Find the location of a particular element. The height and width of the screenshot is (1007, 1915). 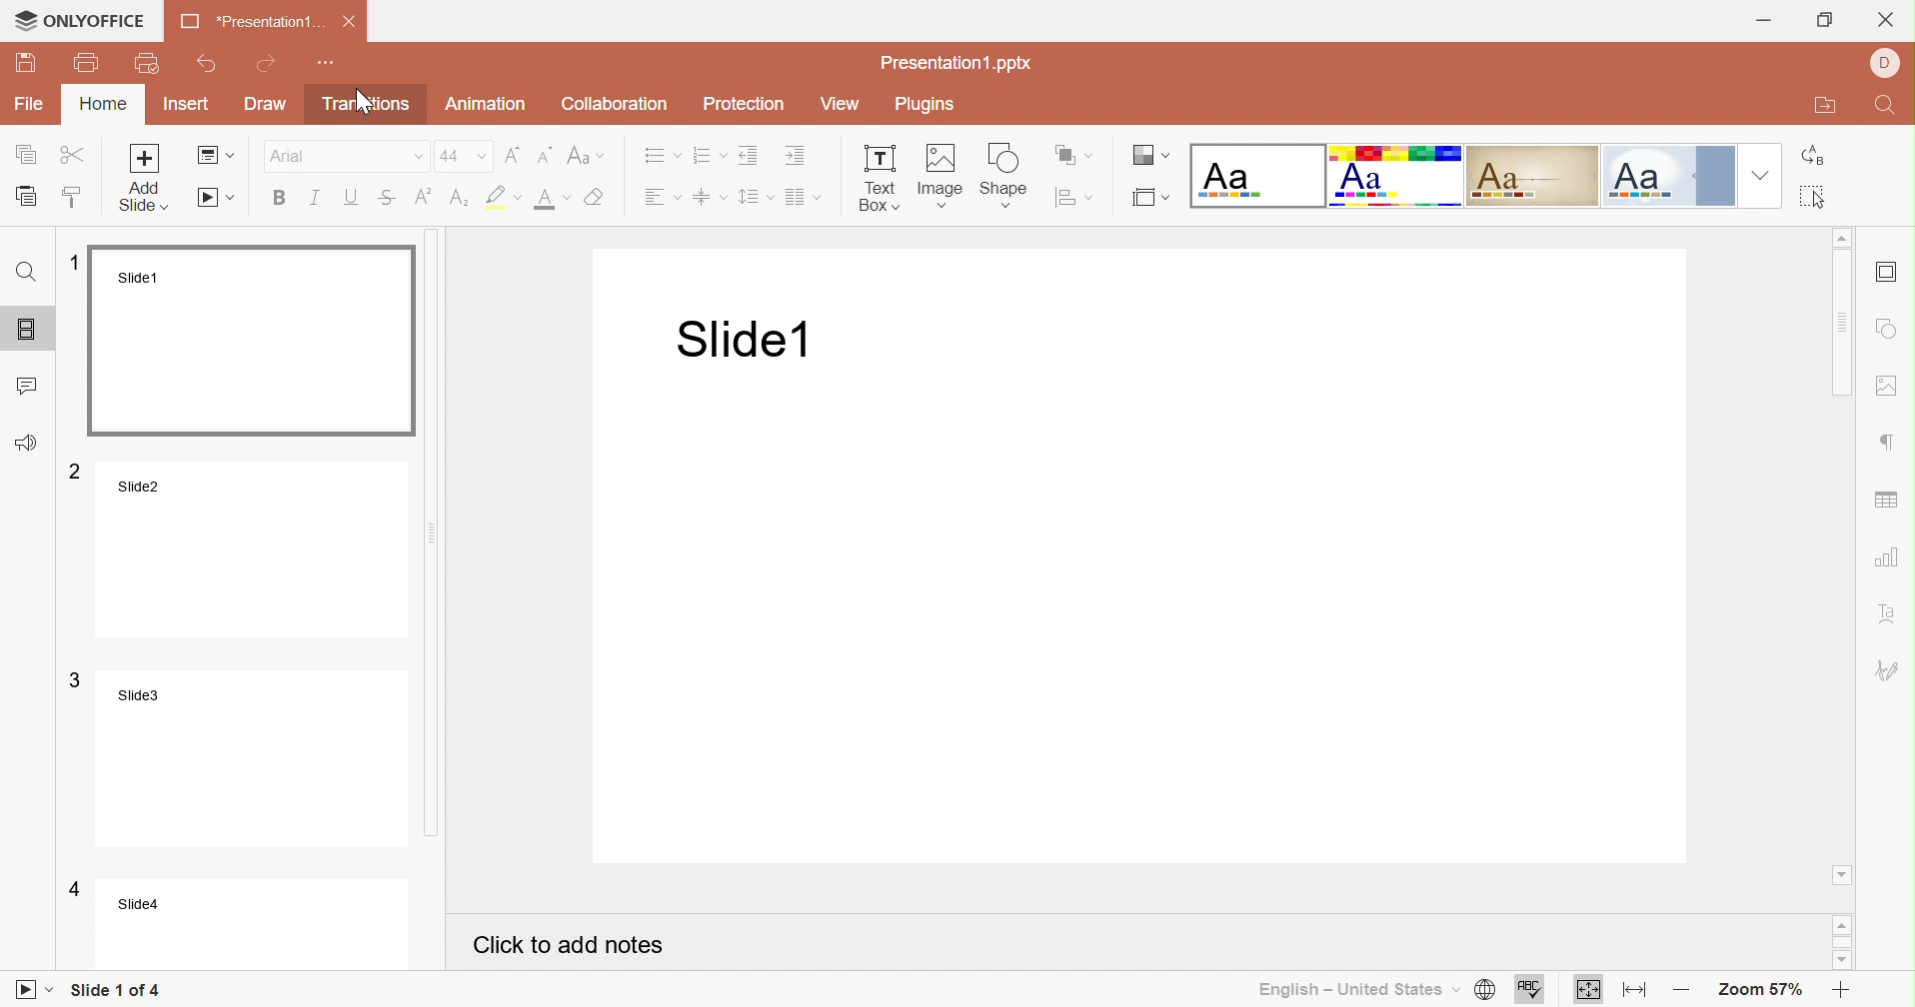

Insert image is located at coordinates (938, 176).